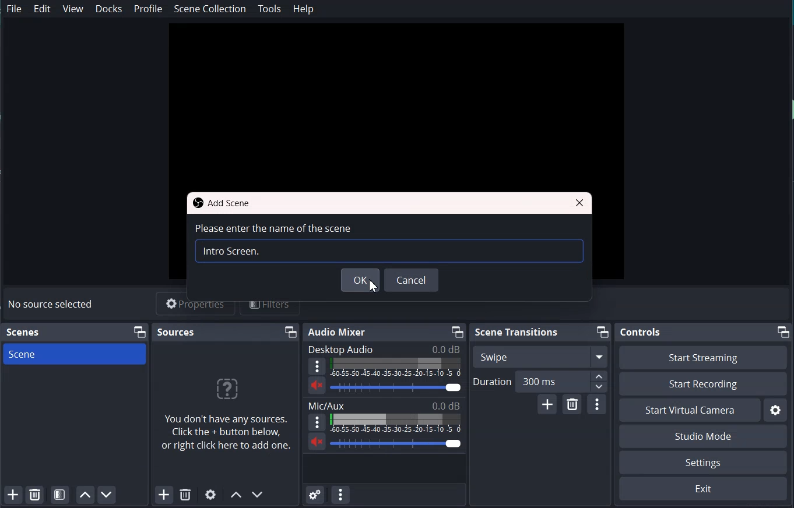 This screenshot has width=794, height=508. I want to click on Scene Transition, so click(517, 333).